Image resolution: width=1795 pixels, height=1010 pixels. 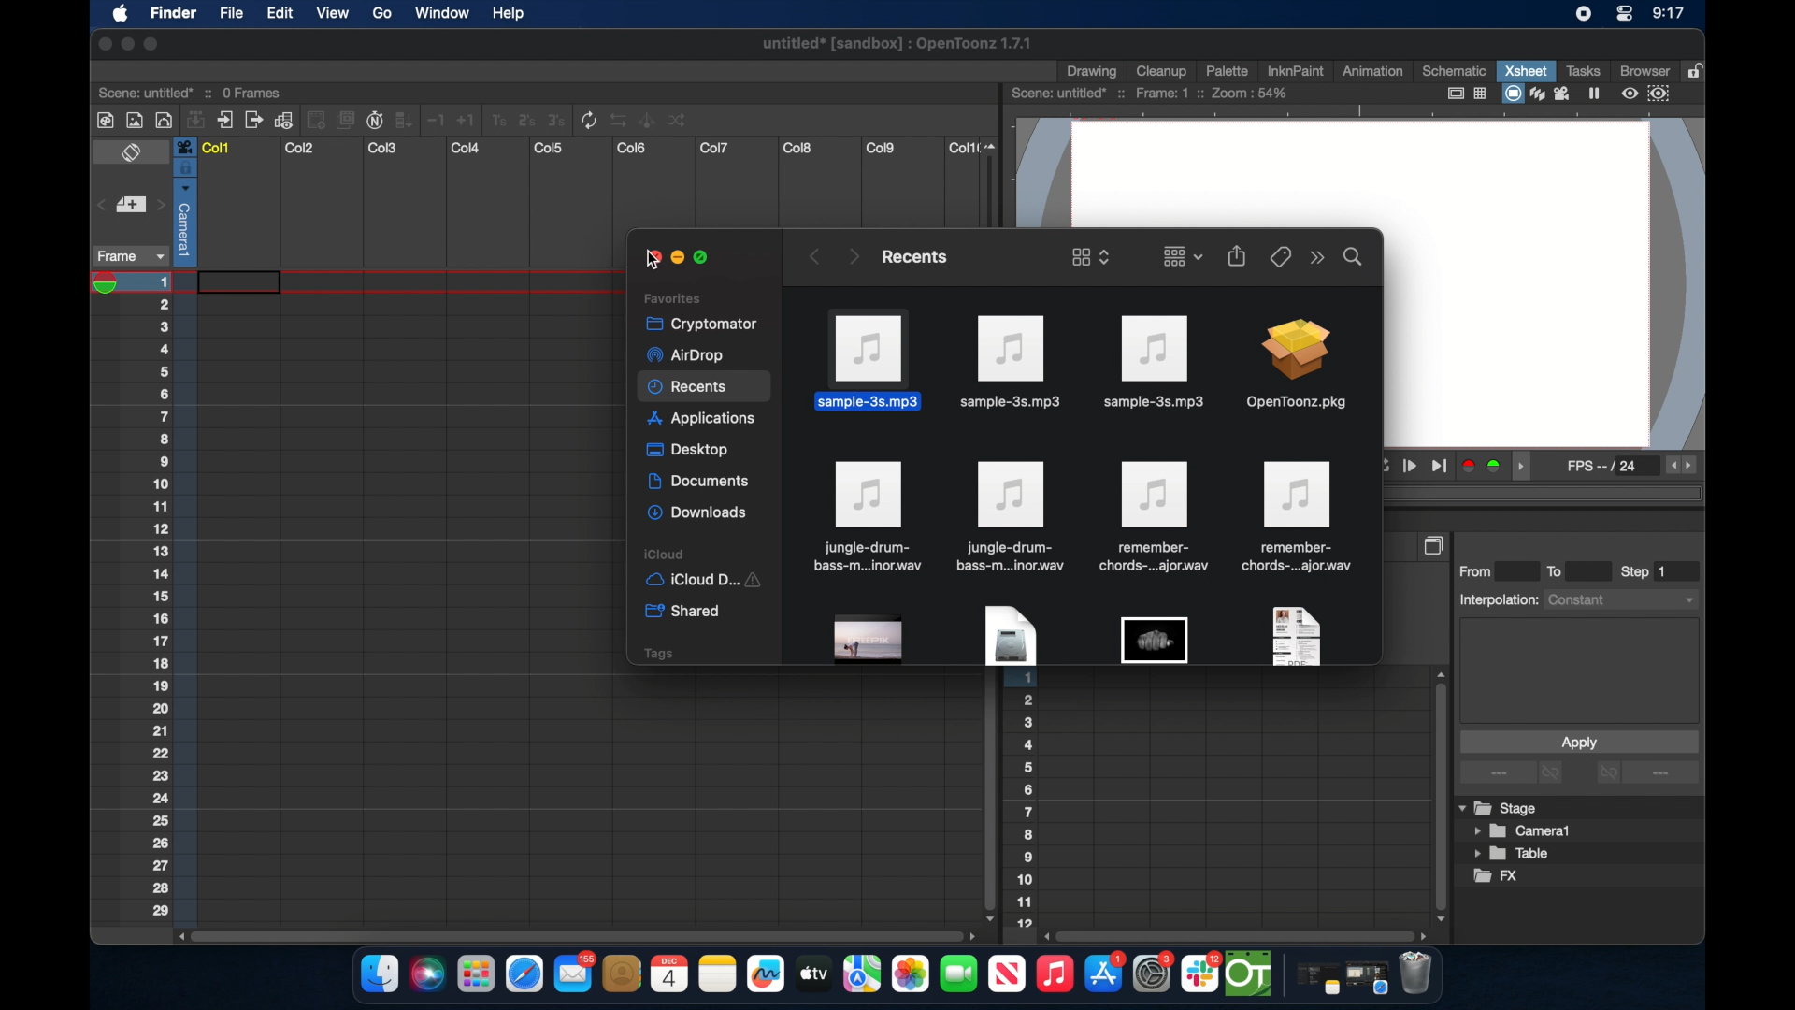 I want to click on view modes, so click(x=1553, y=94).